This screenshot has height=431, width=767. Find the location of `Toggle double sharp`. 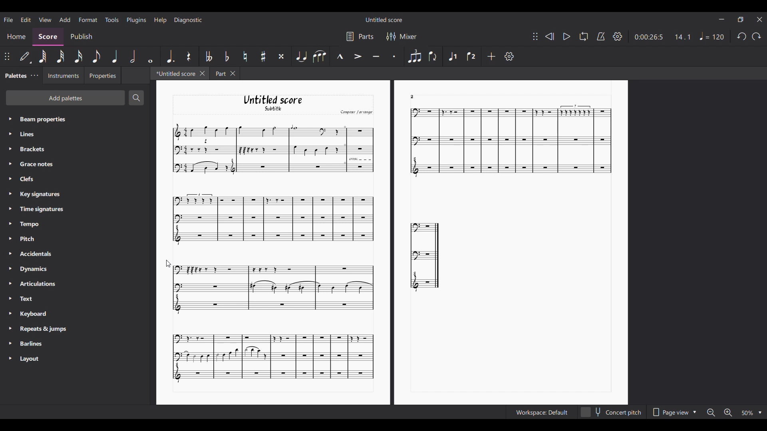

Toggle double sharp is located at coordinates (281, 56).